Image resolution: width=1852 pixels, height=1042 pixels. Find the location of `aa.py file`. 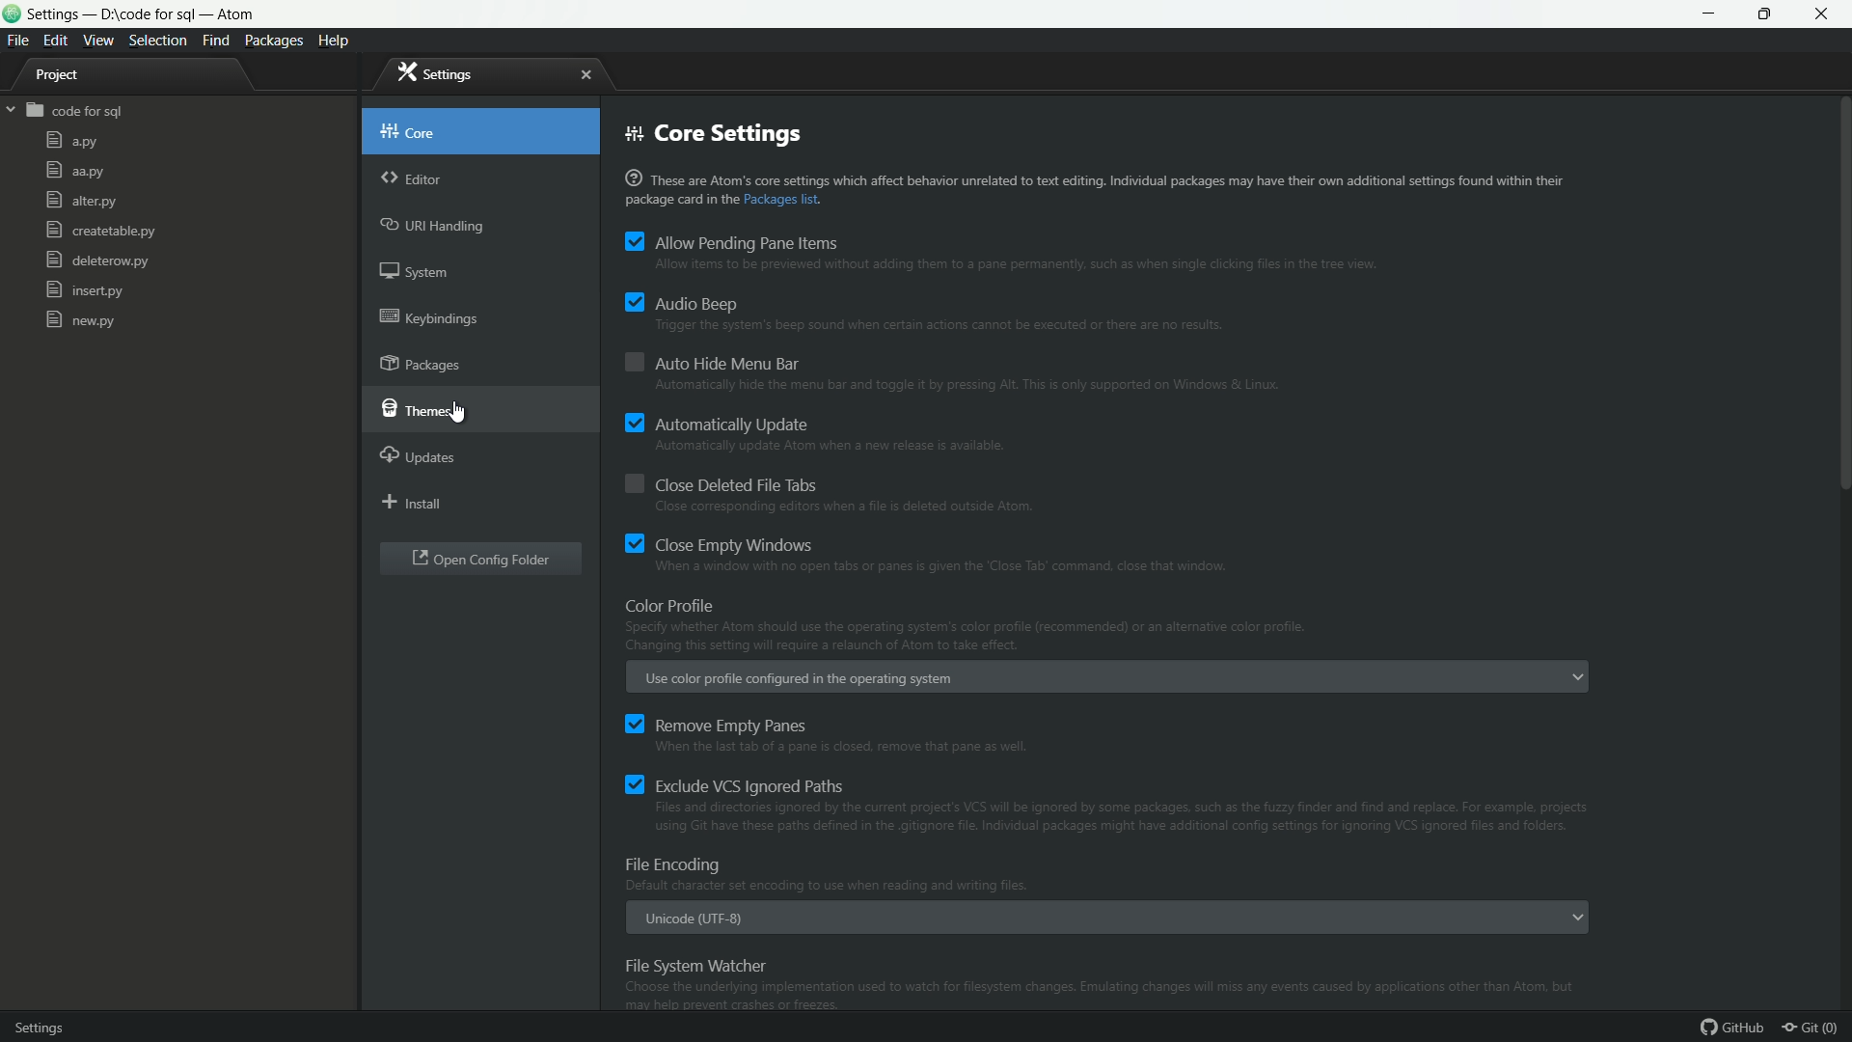

aa.py file is located at coordinates (74, 171).